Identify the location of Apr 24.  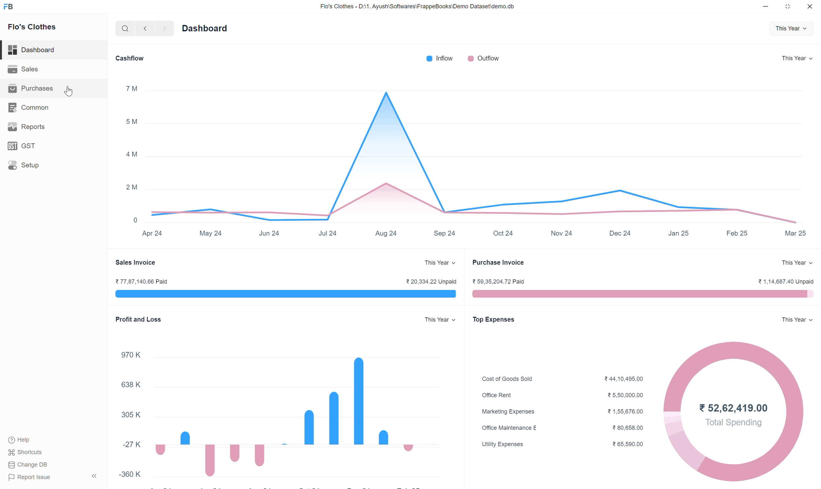
(153, 233).